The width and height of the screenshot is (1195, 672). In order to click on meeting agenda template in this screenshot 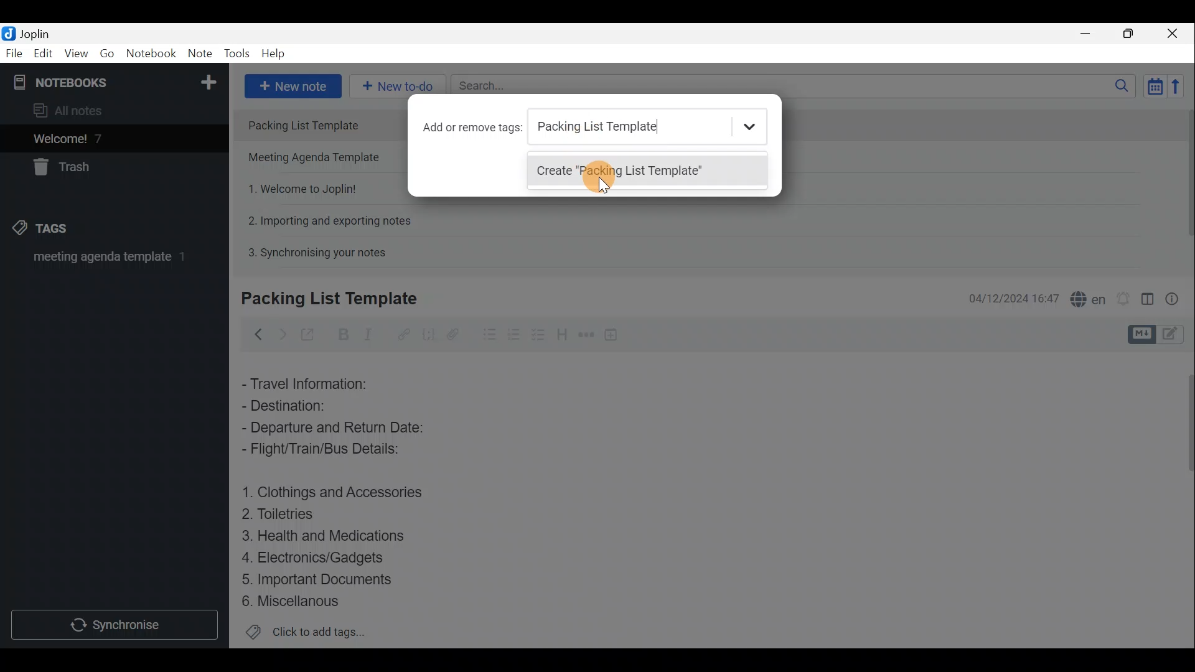, I will do `click(107, 261)`.